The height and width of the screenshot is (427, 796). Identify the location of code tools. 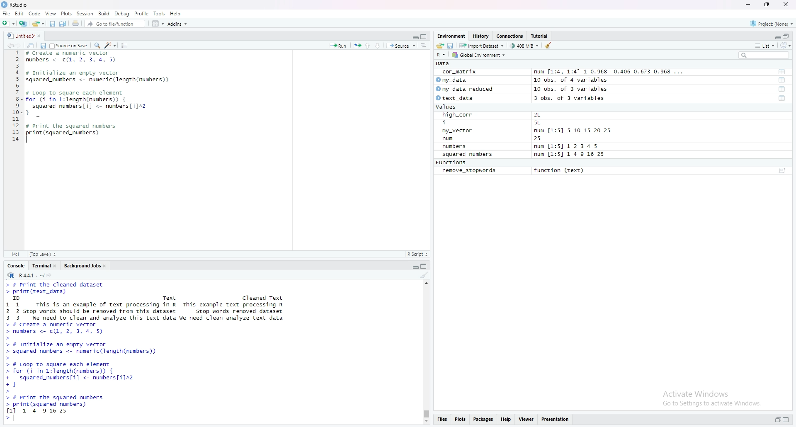
(110, 45).